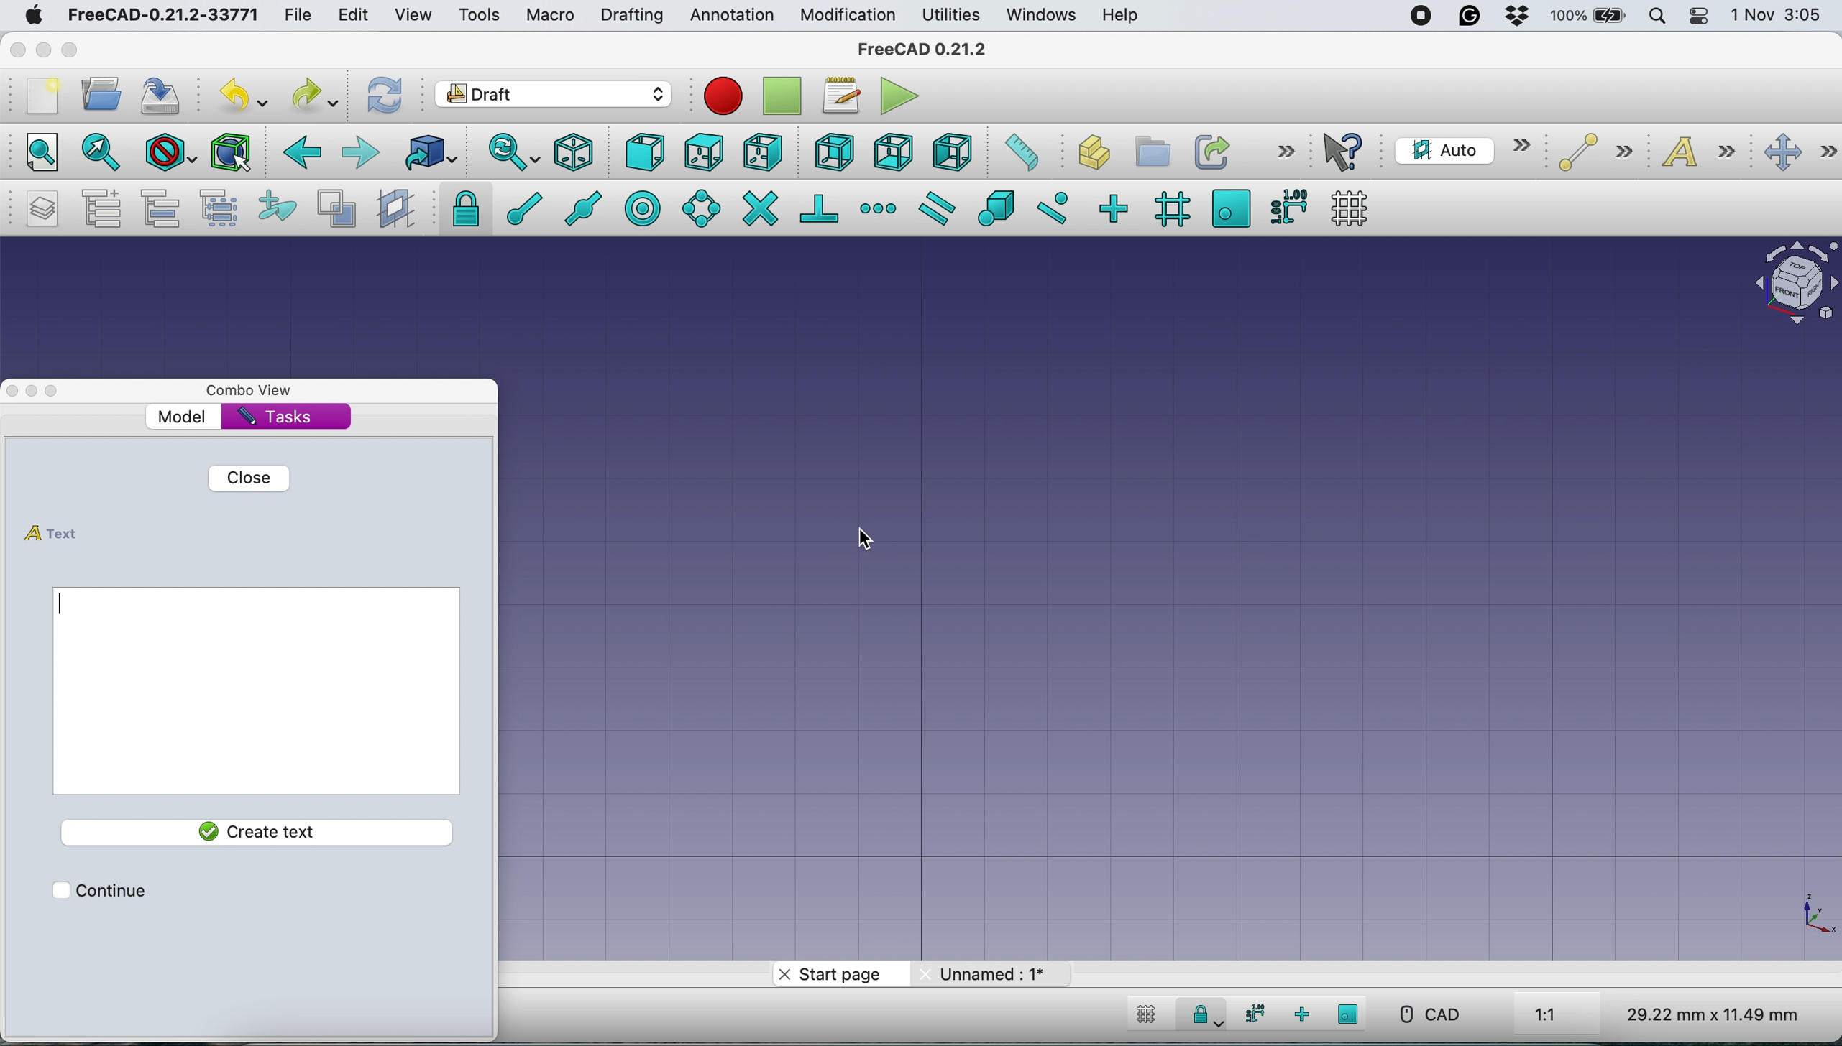 This screenshot has height=1046, width=1842. What do you see at coordinates (950, 17) in the screenshot?
I see `utilities` at bounding box center [950, 17].